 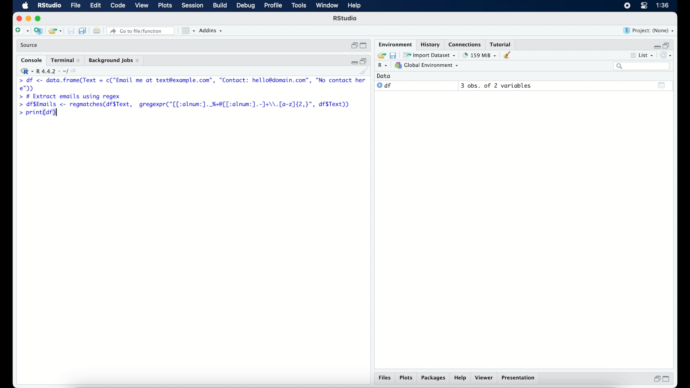 What do you see at coordinates (327, 6) in the screenshot?
I see `window` at bounding box center [327, 6].